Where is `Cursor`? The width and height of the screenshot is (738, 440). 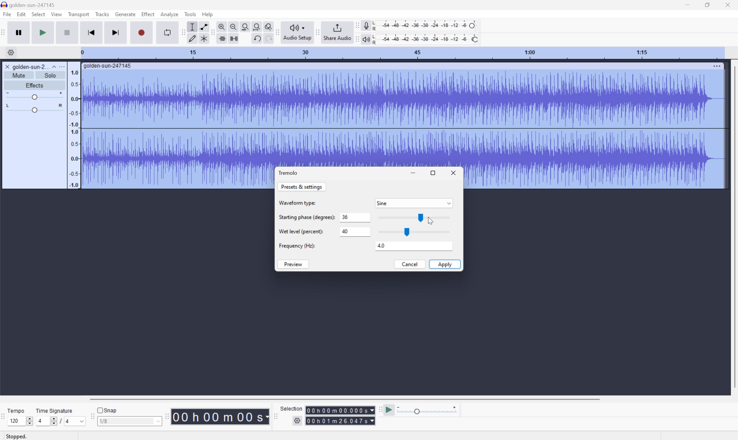
Cursor is located at coordinates (430, 221).